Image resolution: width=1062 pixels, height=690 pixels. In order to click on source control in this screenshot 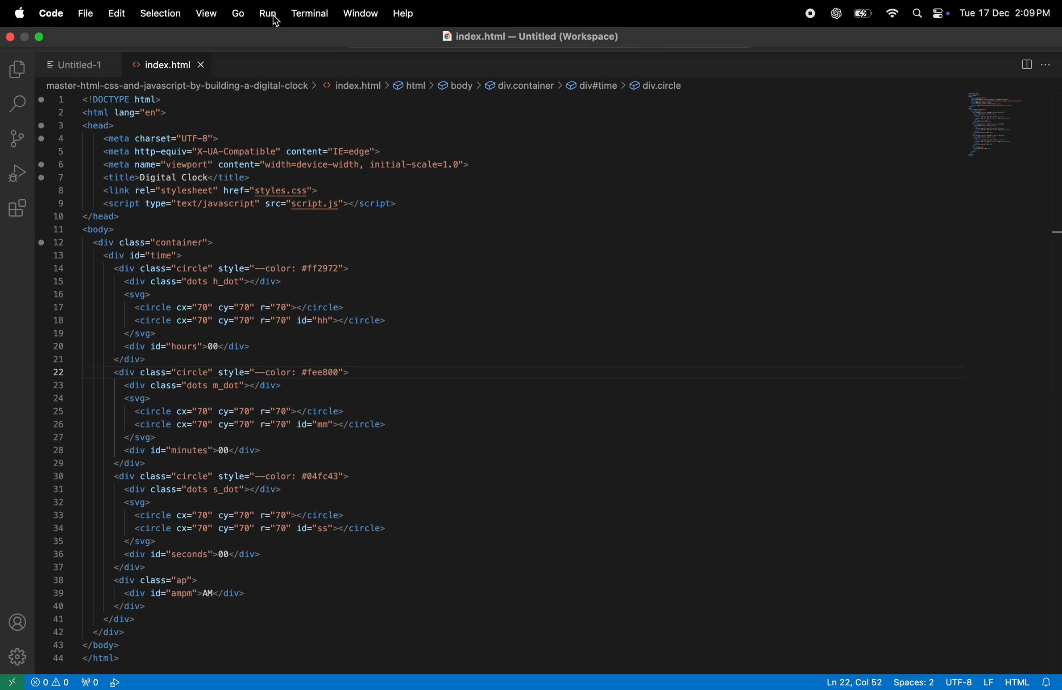, I will do `click(15, 138)`.